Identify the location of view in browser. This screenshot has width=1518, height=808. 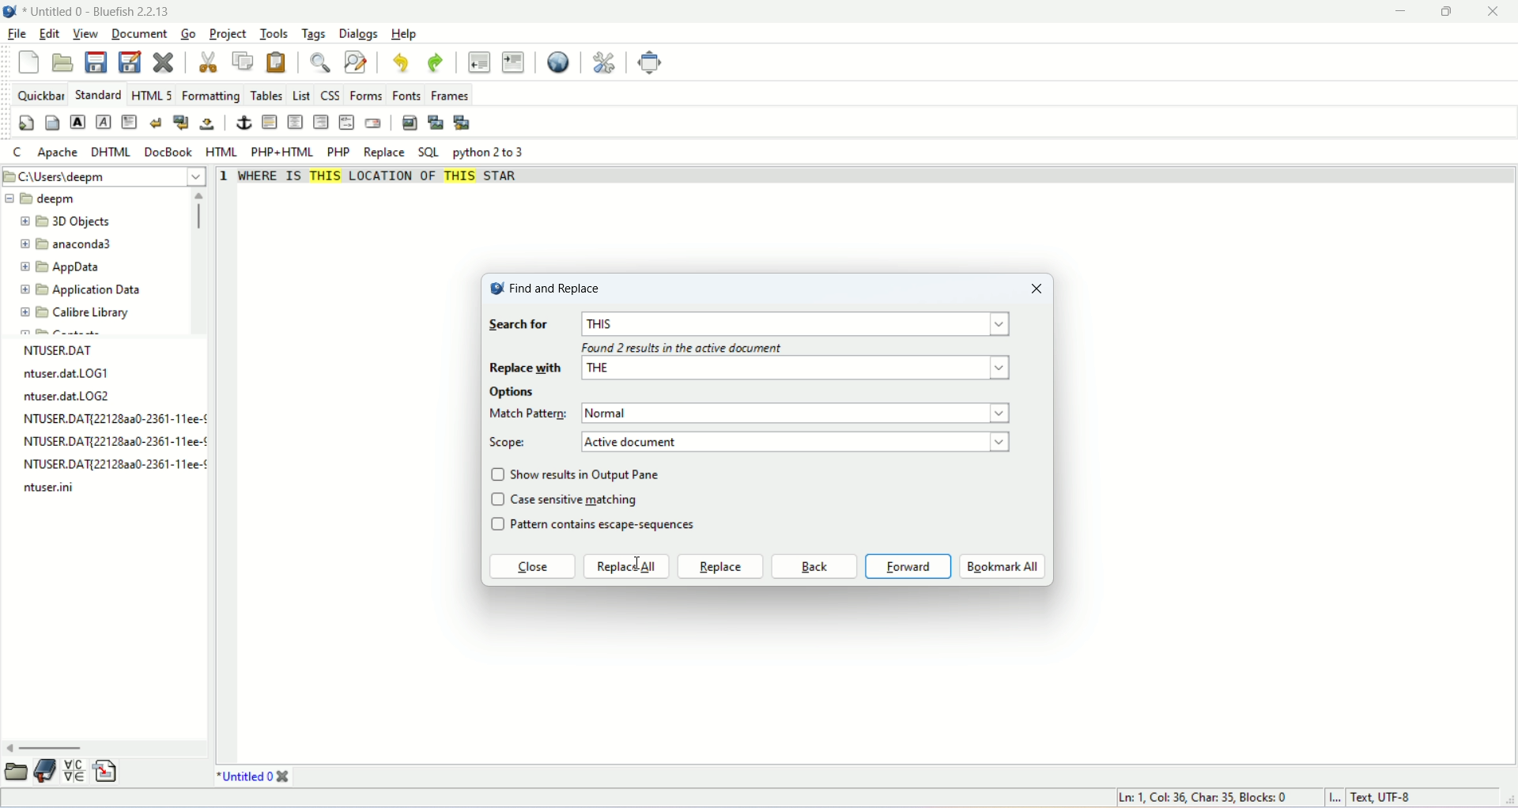
(557, 63).